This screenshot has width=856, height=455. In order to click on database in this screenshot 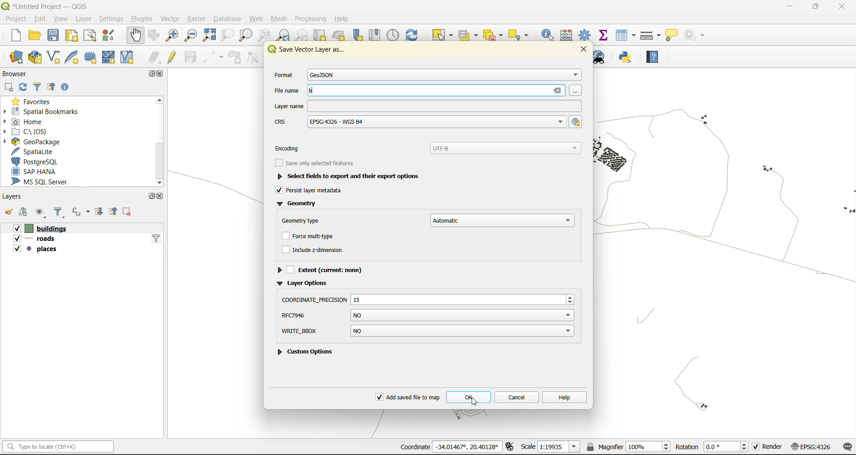, I will do `click(229, 18)`.